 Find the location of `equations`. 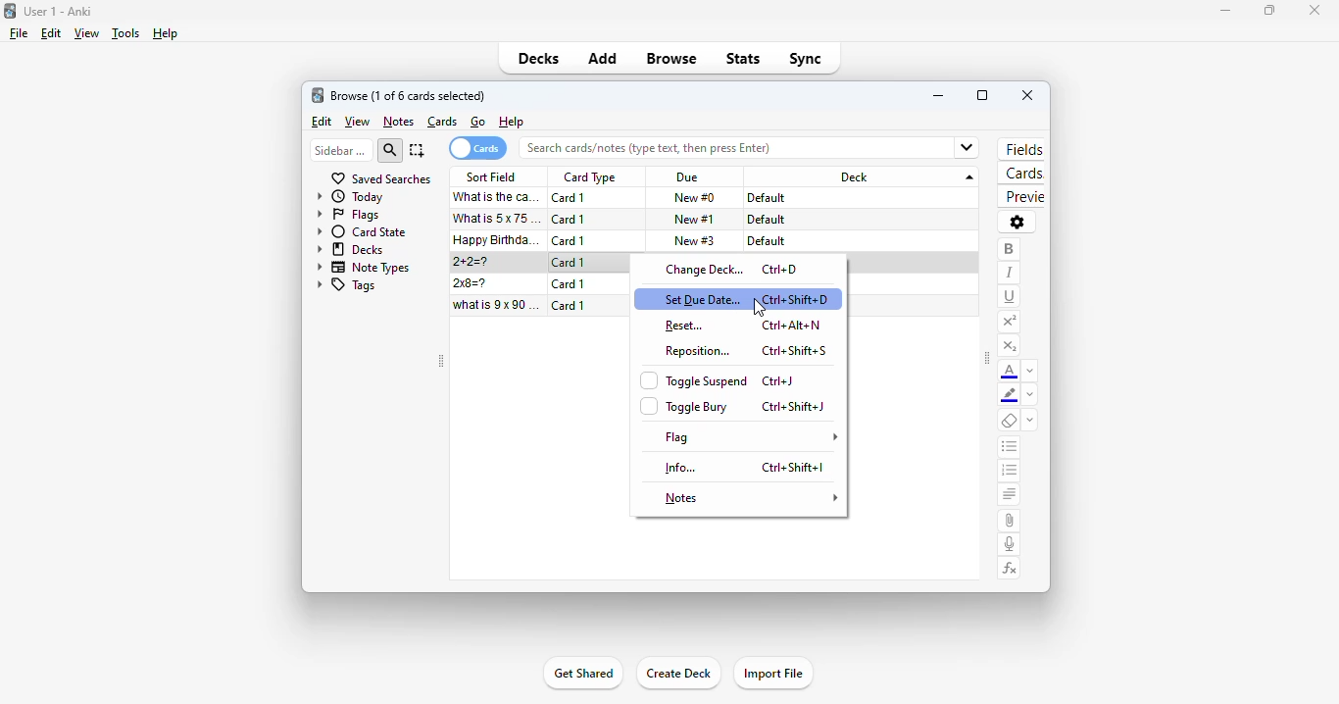

equations is located at coordinates (1011, 569).